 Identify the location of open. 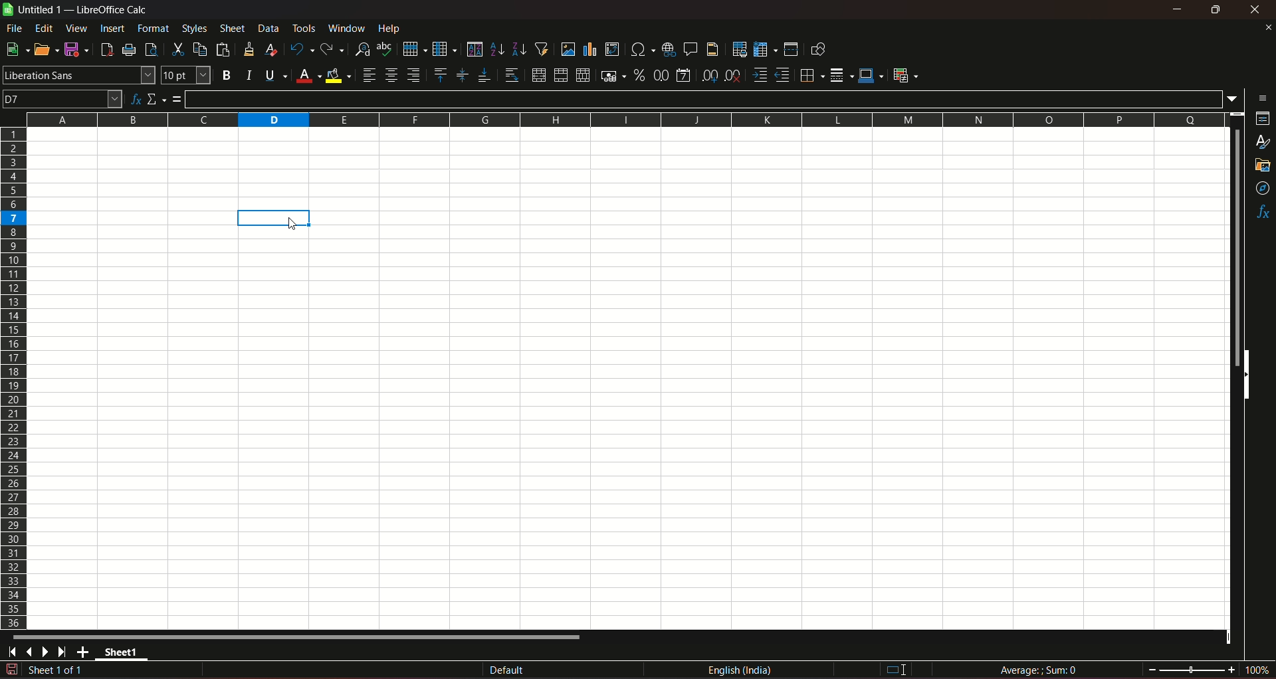
(43, 49).